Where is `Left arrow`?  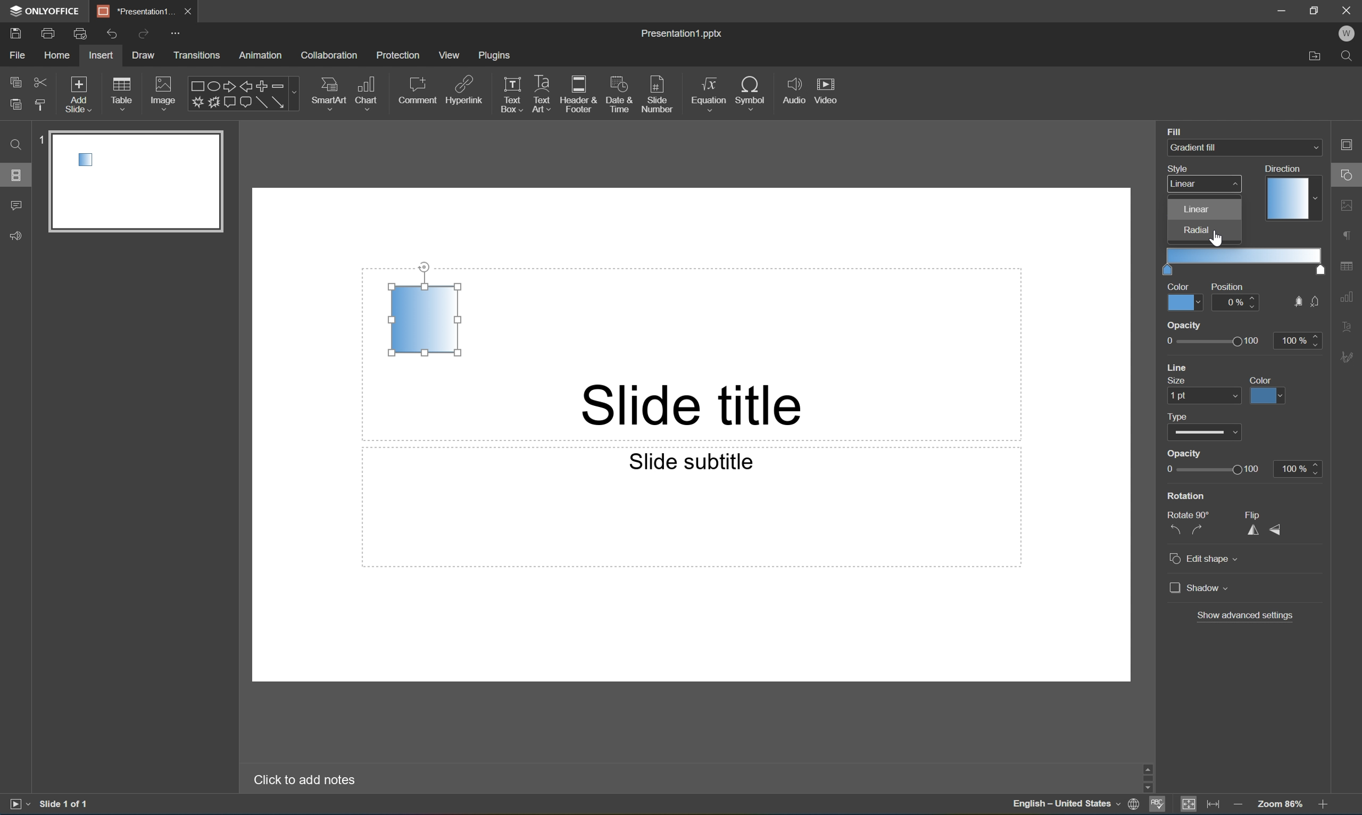
Left arrow is located at coordinates (246, 87).